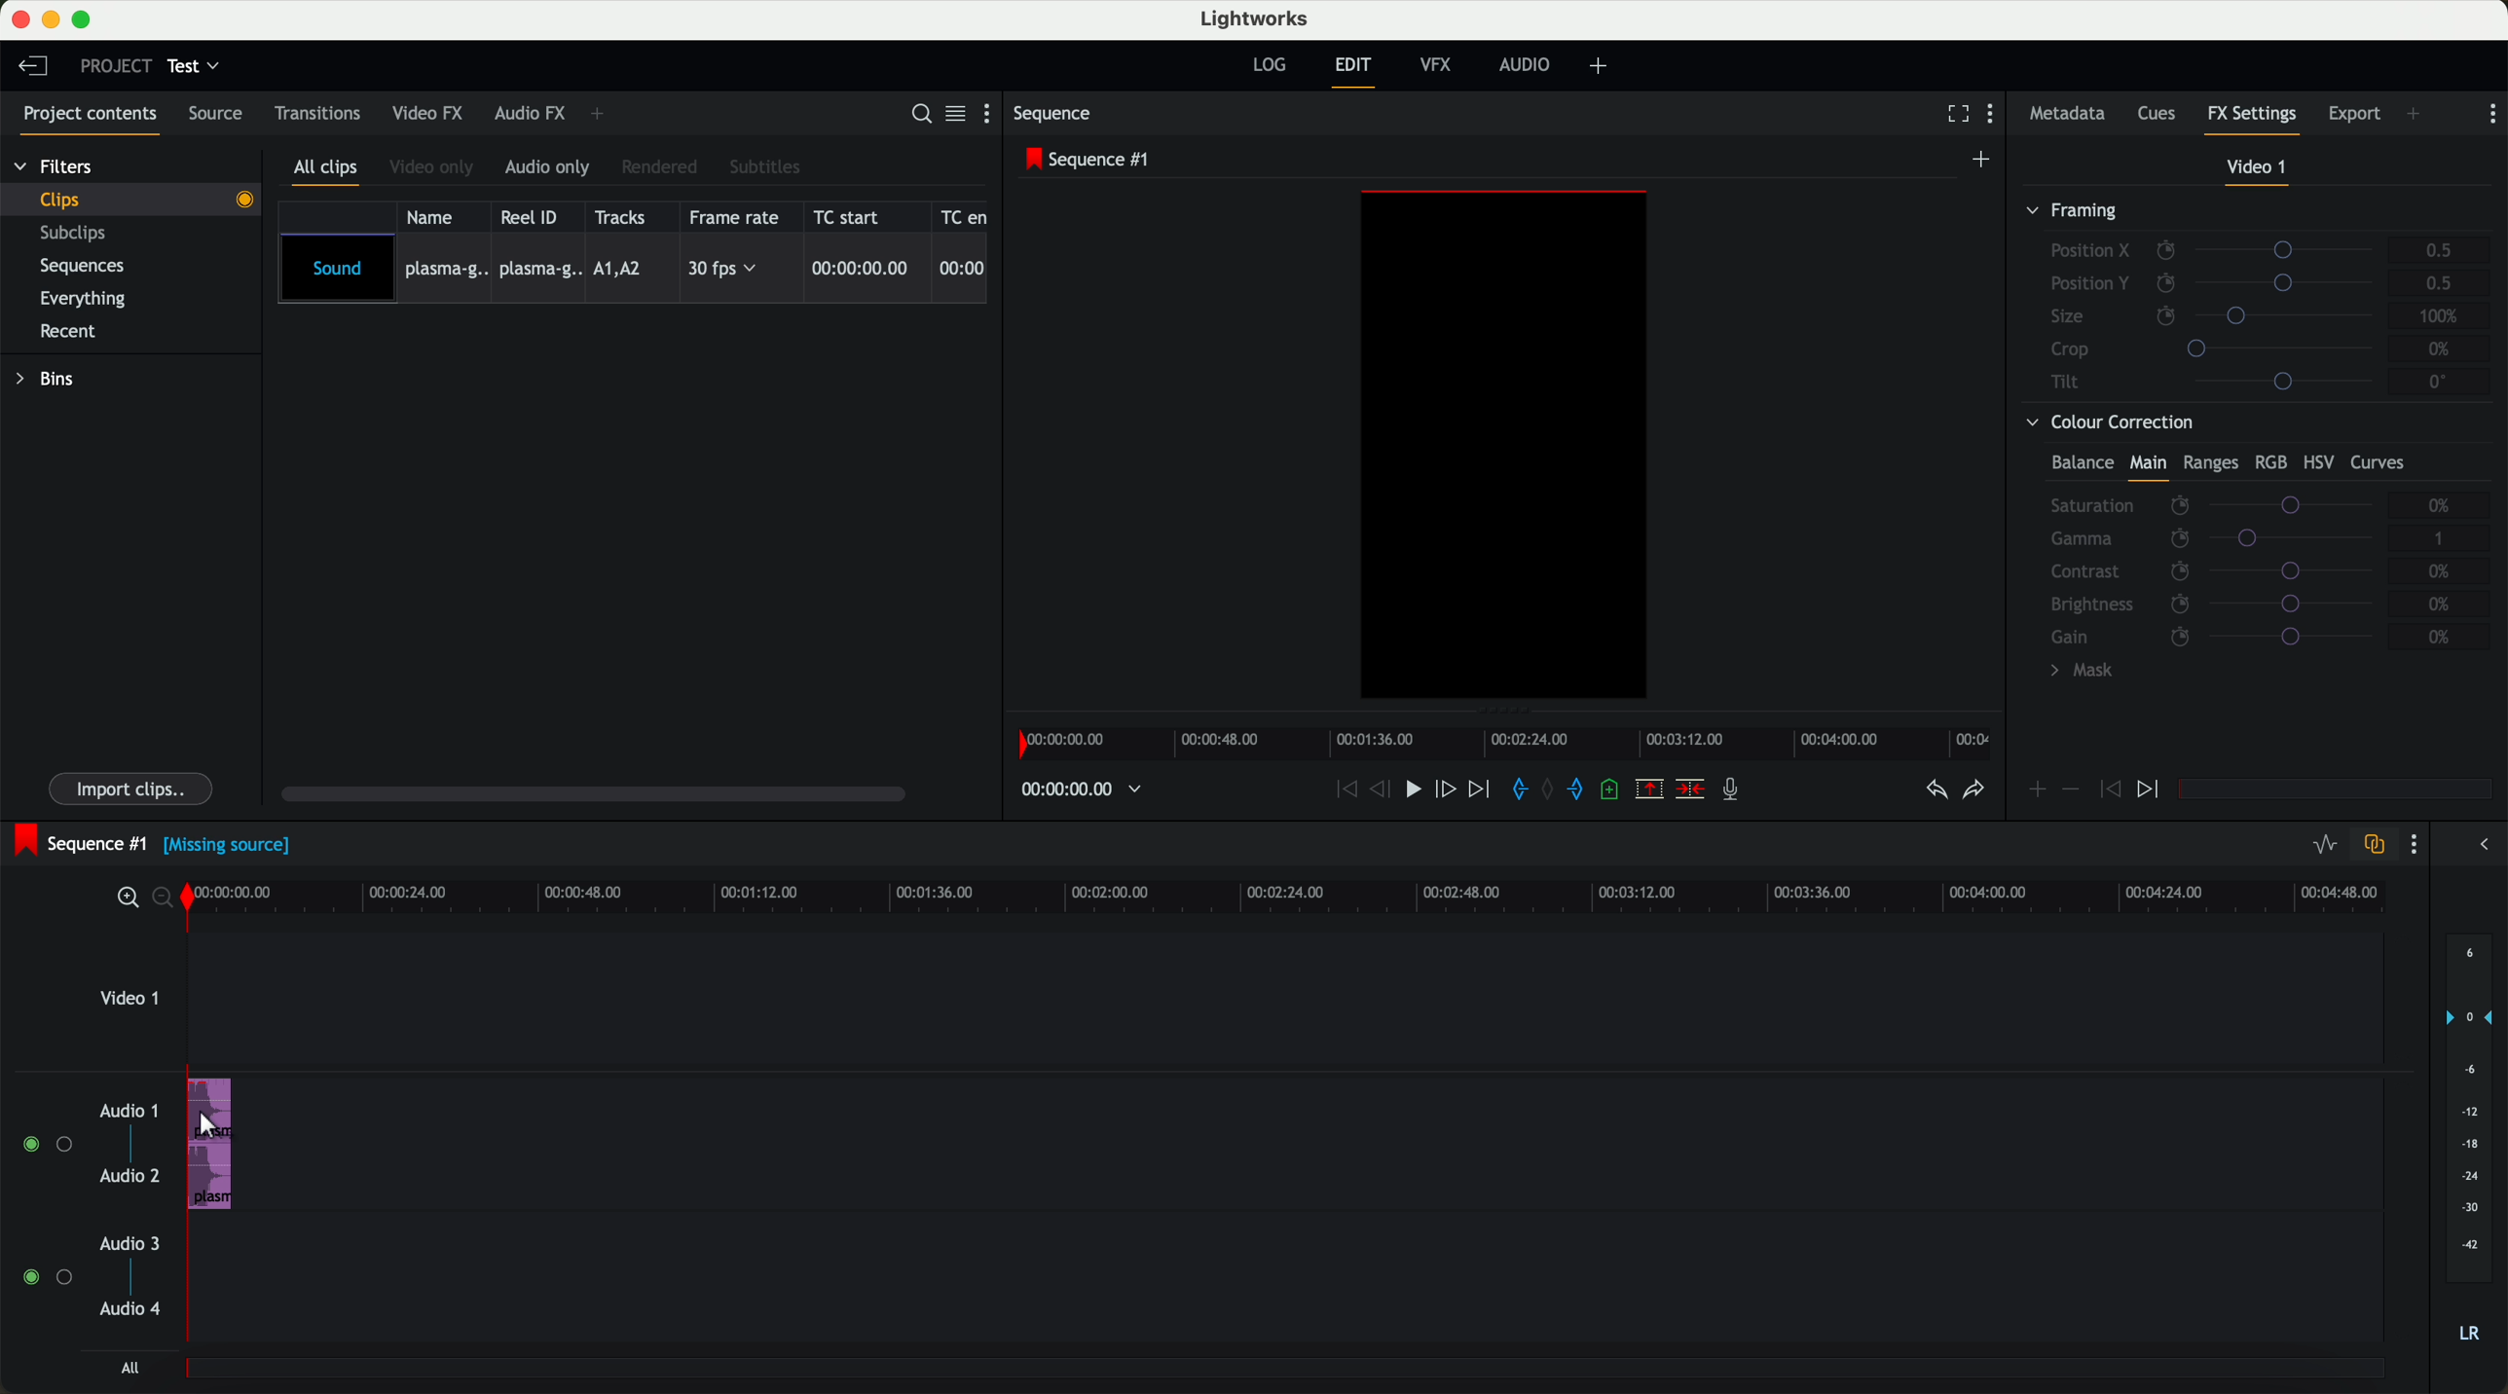 The image size is (2508, 1394). Describe the element at coordinates (1385, 790) in the screenshot. I see `nudge one frame back` at that location.